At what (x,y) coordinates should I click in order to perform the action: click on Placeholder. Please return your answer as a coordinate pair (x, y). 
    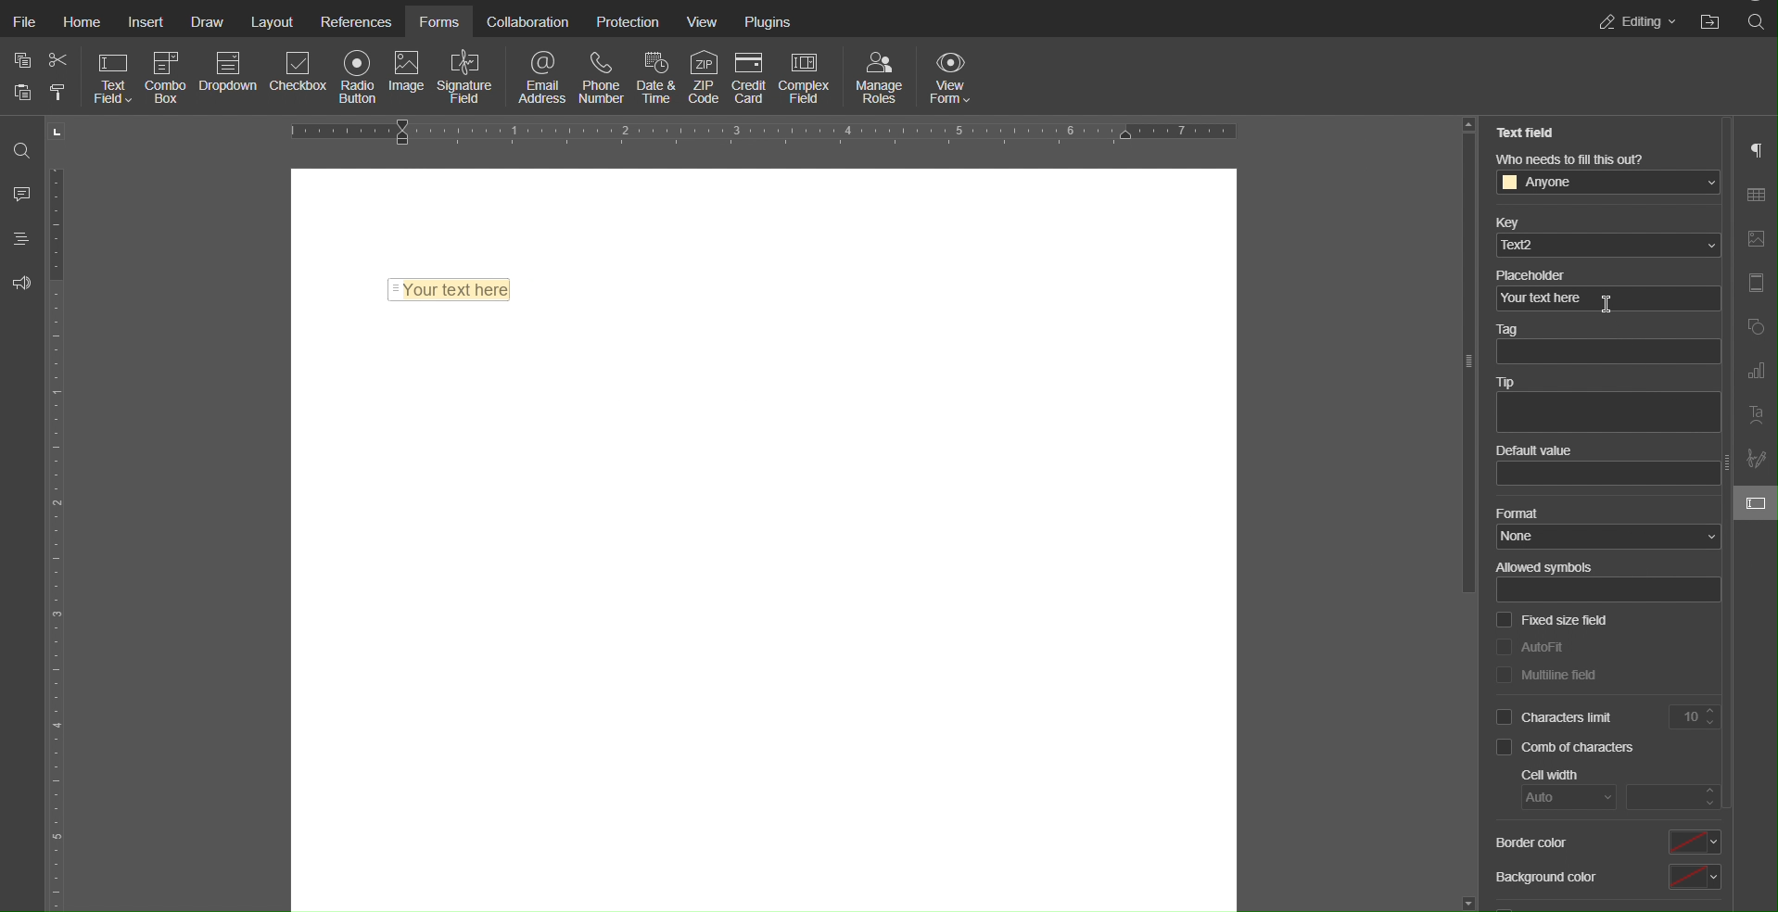
    Looking at the image, I should click on (1607, 290).